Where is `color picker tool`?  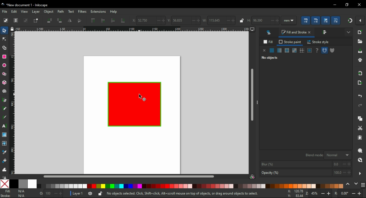 color picker tool is located at coordinates (4, 152).